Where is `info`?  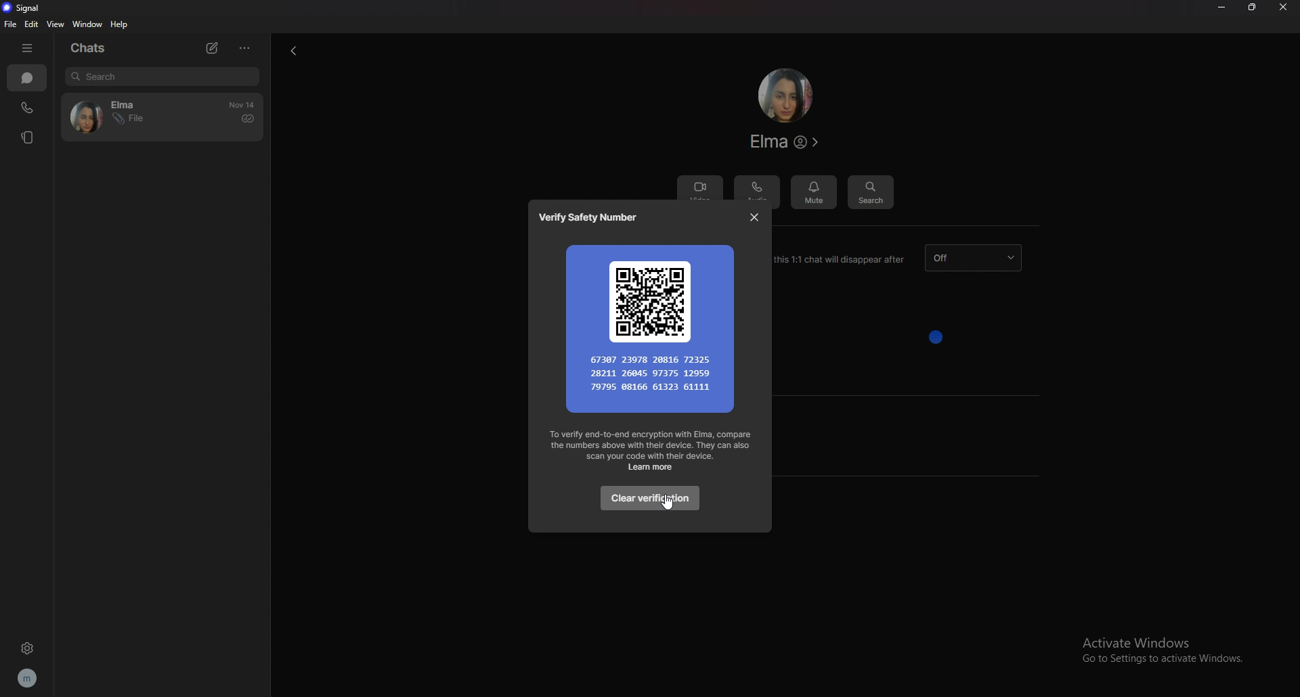 info is located at coordinates (651, 451).